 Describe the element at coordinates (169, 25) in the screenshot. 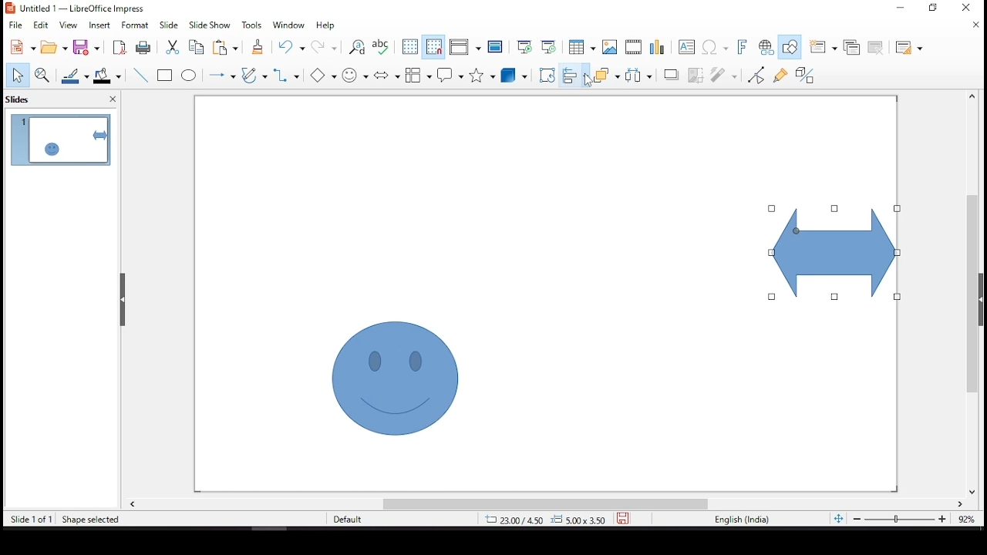

I see `slide` at that location.